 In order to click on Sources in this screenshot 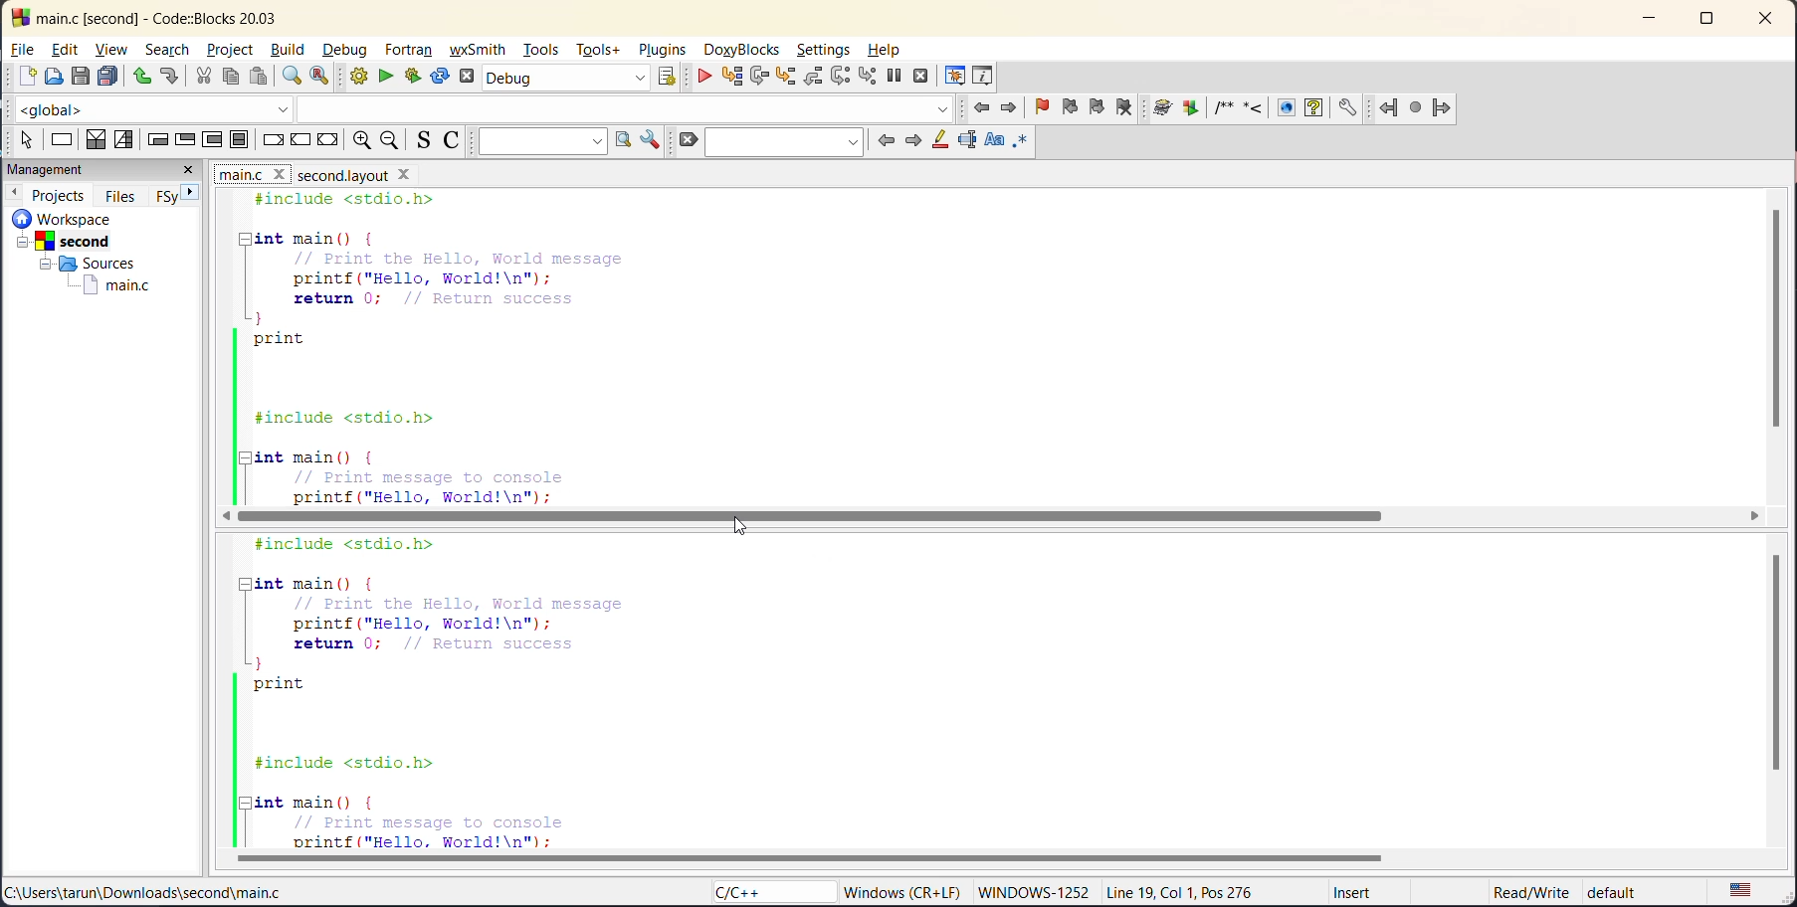, I will do `click(83, 263)`.